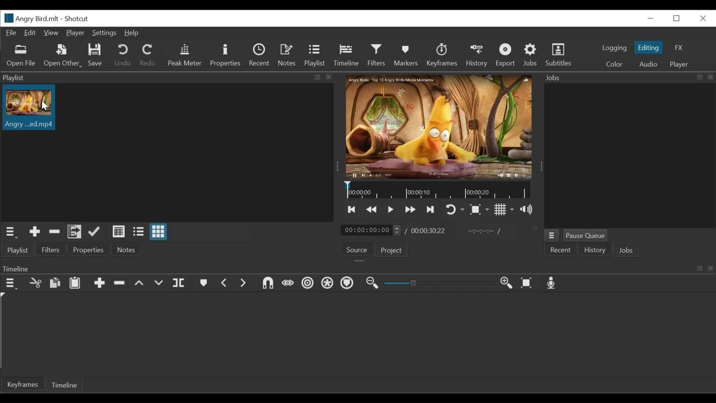 This screenshot has height=403, width=716. Describe the element at coordinates (552, 235) in the screenshot. I see `Jobs menu` at that location.